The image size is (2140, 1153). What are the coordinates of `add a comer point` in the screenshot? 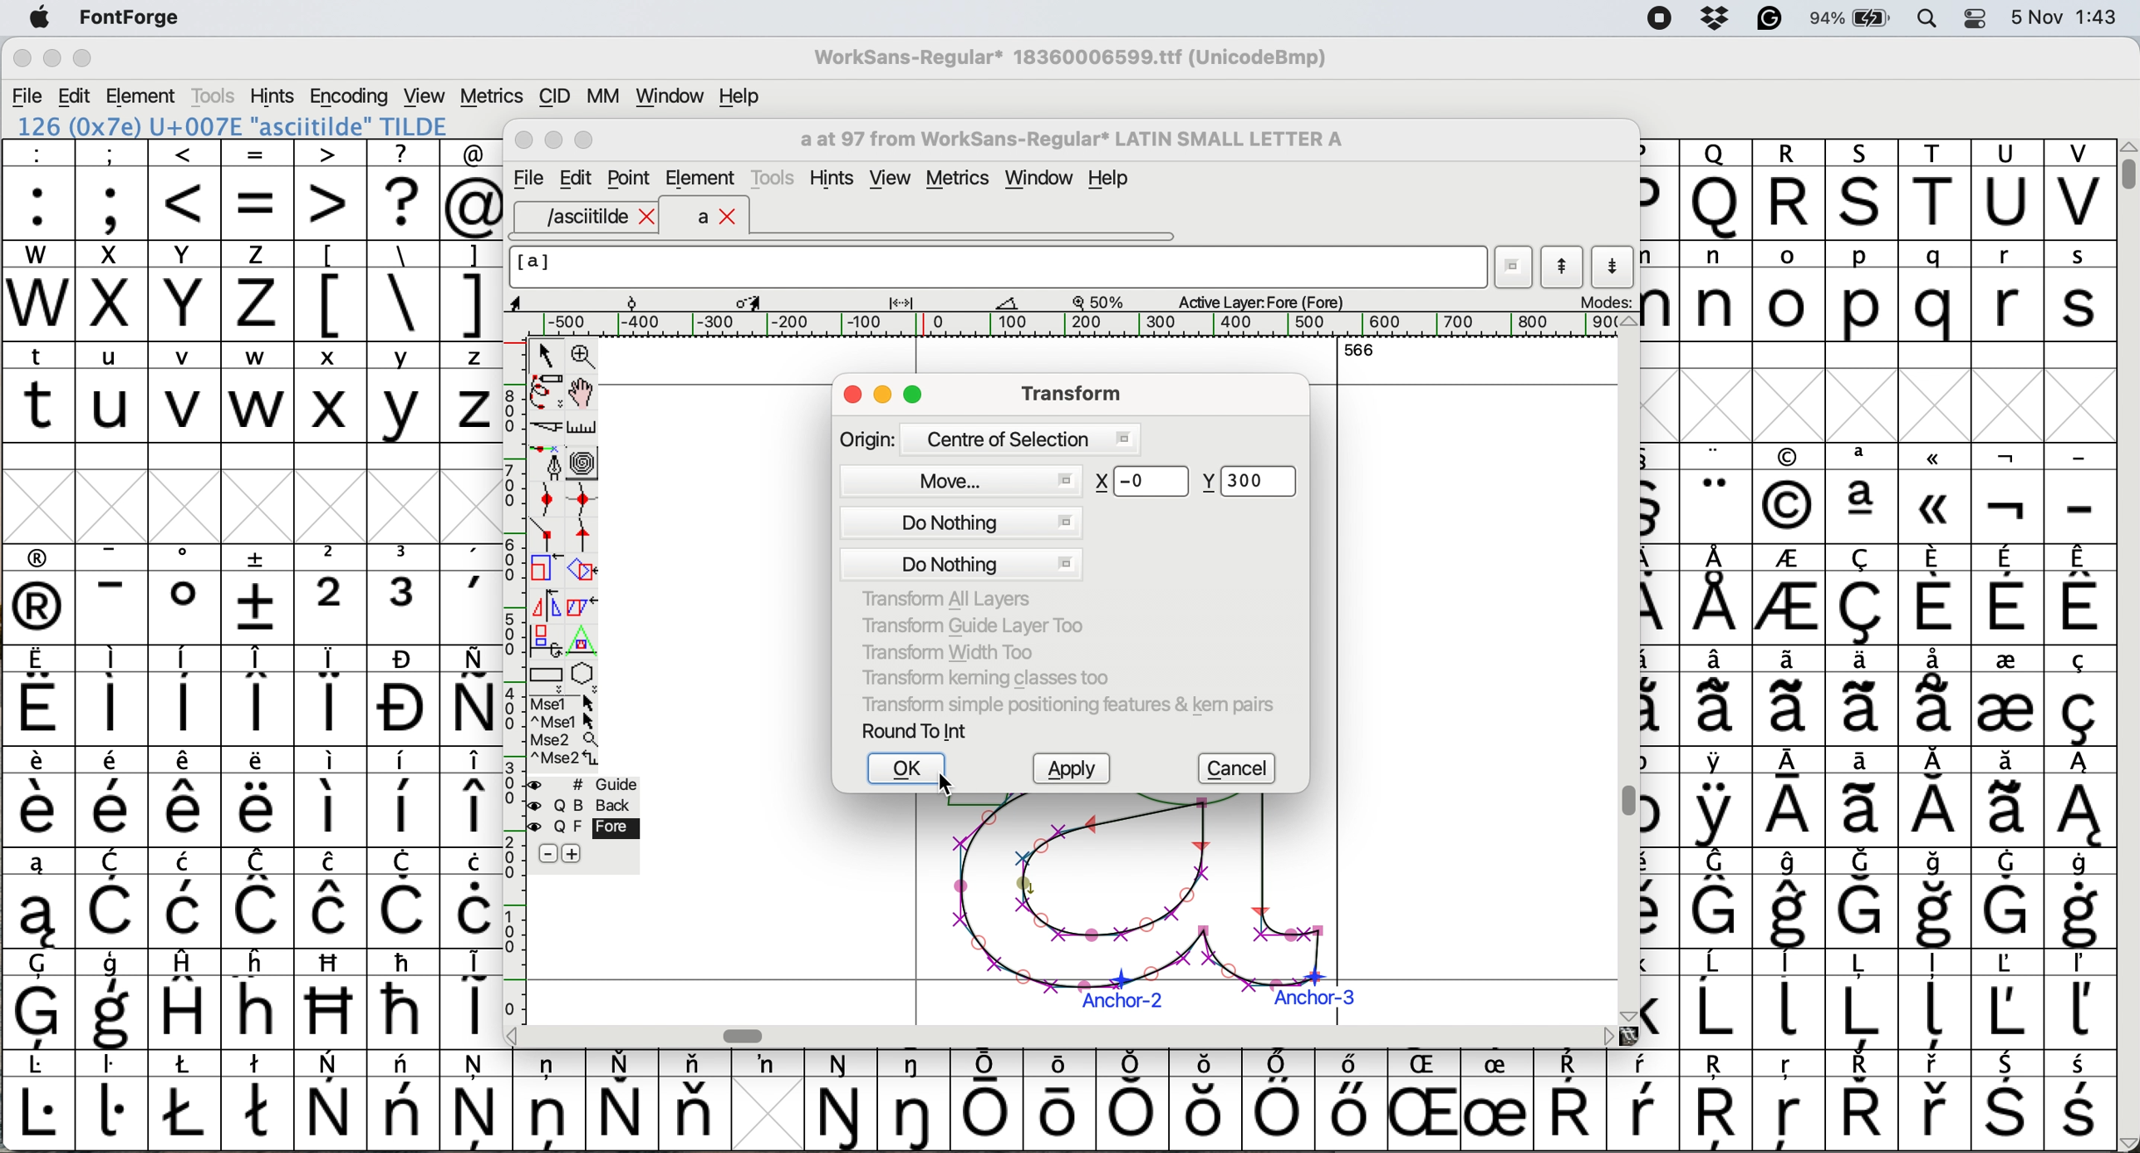 It's located at (547, 533).